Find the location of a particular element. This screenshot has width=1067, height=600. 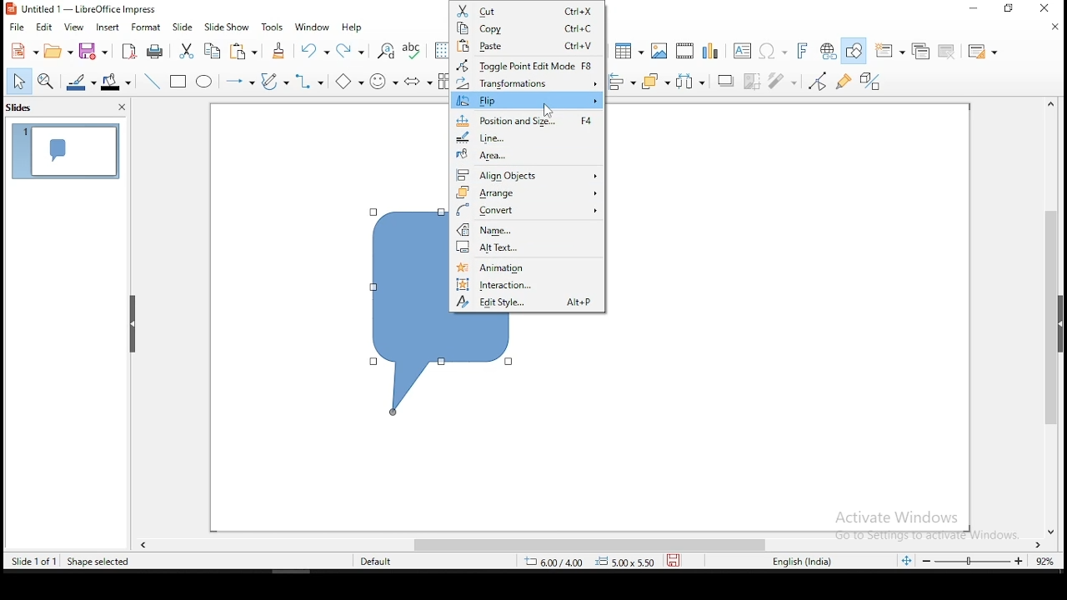

open is located at coordinates (58, 51).